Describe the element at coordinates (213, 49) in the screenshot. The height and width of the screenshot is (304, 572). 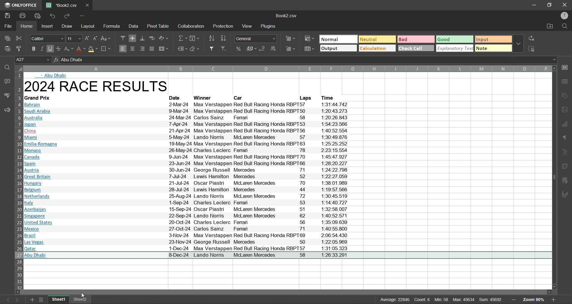
I see `filter` at that location.